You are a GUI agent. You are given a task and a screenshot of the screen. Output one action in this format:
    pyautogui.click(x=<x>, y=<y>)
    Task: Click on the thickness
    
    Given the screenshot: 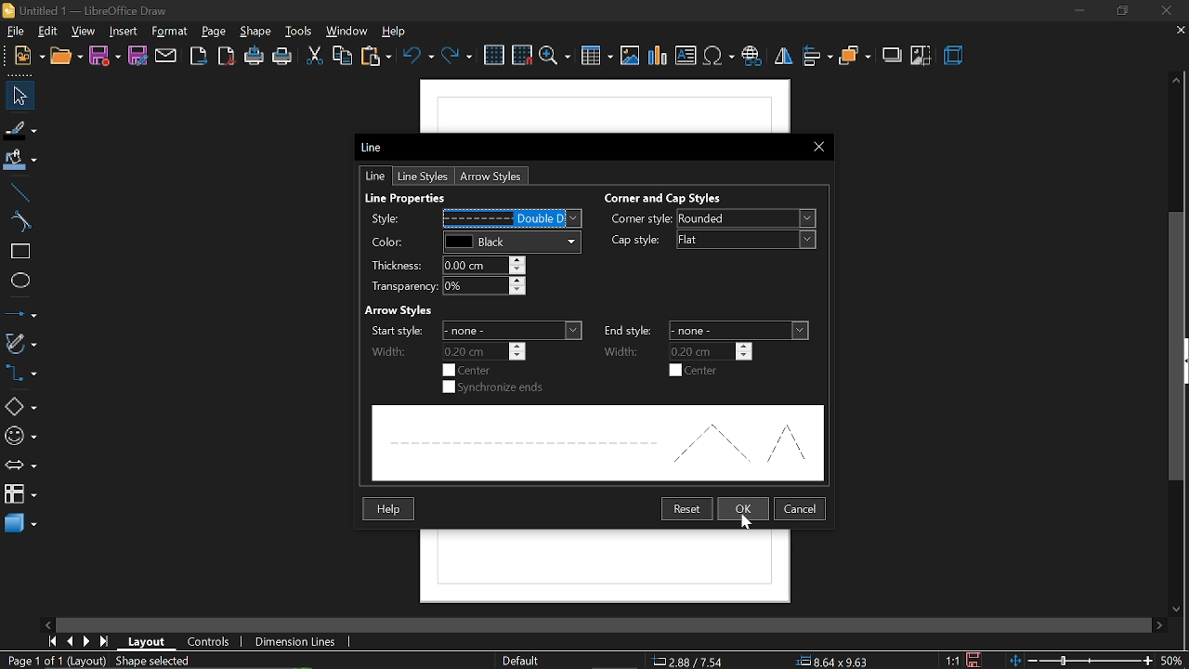 What is the action you would take?
    pyautogui.click(x=445, y=265)
    